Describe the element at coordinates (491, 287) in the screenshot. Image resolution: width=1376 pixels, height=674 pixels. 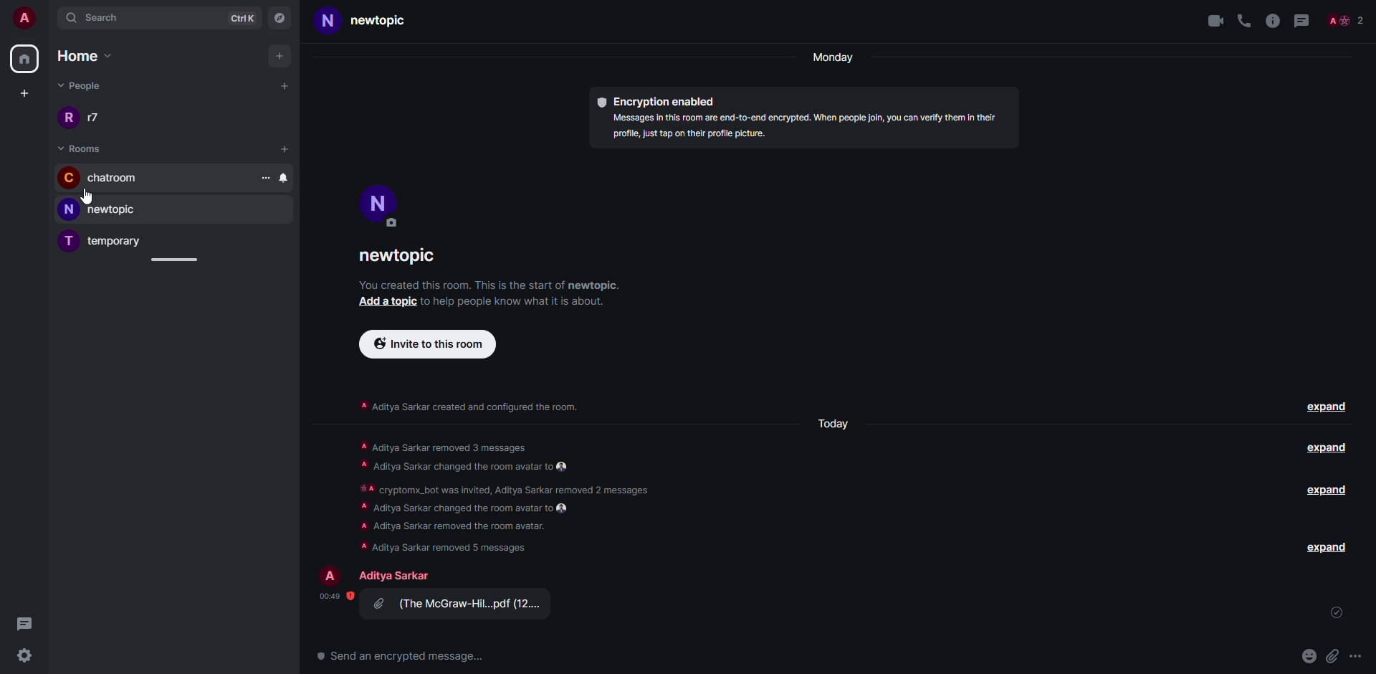
I see `info` at that location.